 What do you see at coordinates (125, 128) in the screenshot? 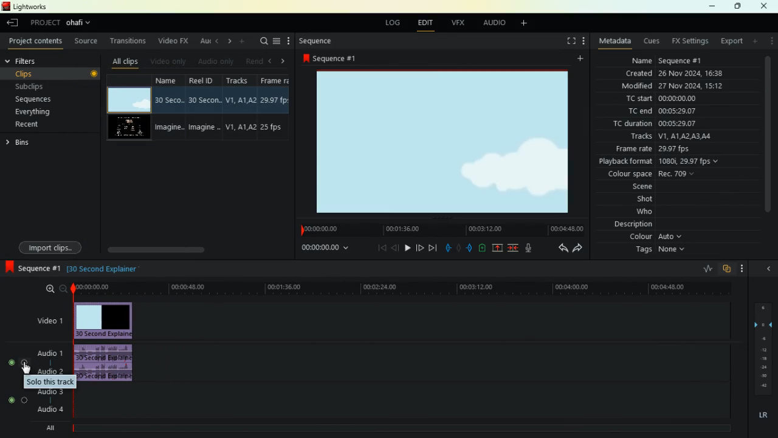
I see `video` at bounding box center [125, 128].